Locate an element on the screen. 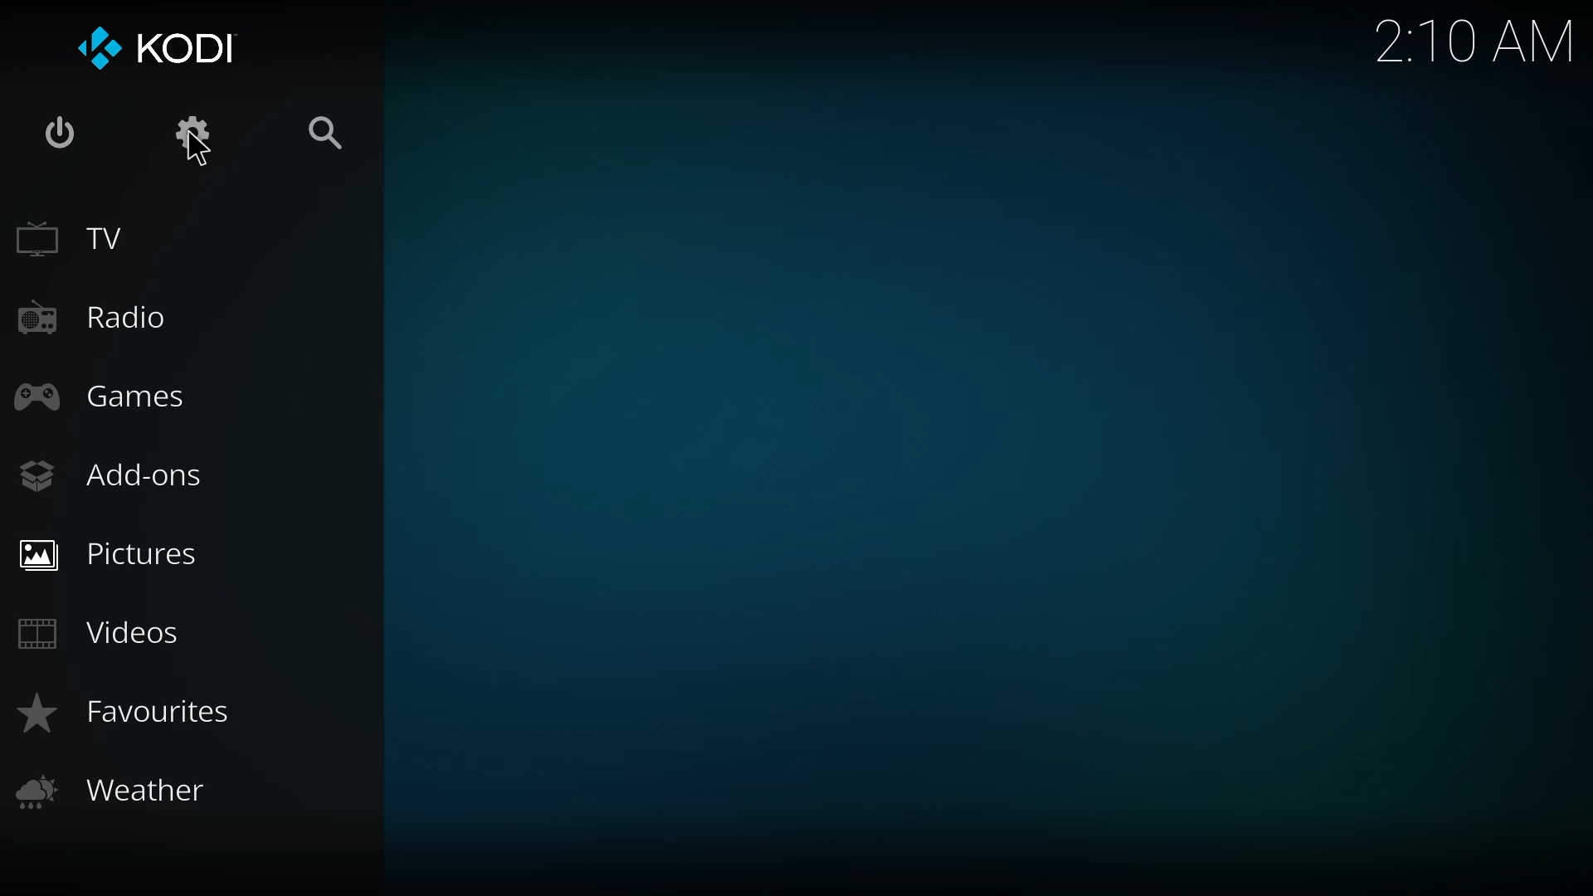 The image size is (1593, 896). time is located at coordinates (1465, 42).